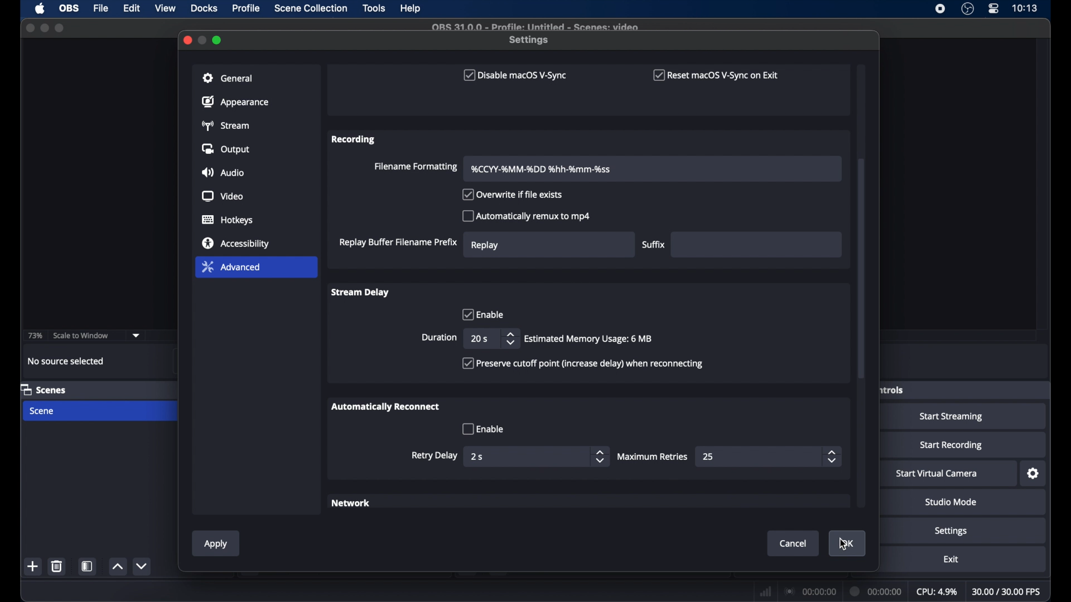  Describe the element at coordinates (118, 567) in the screenshot. I see `increment` at that location.